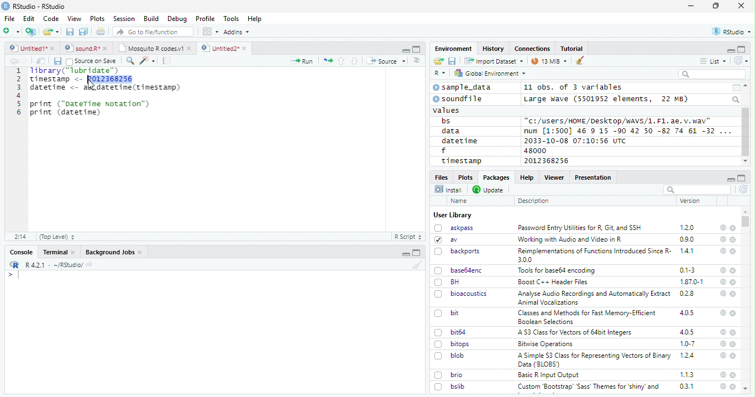 The width and height of the screenshot is (755, 397). I want to click on f, so click(444, 151).